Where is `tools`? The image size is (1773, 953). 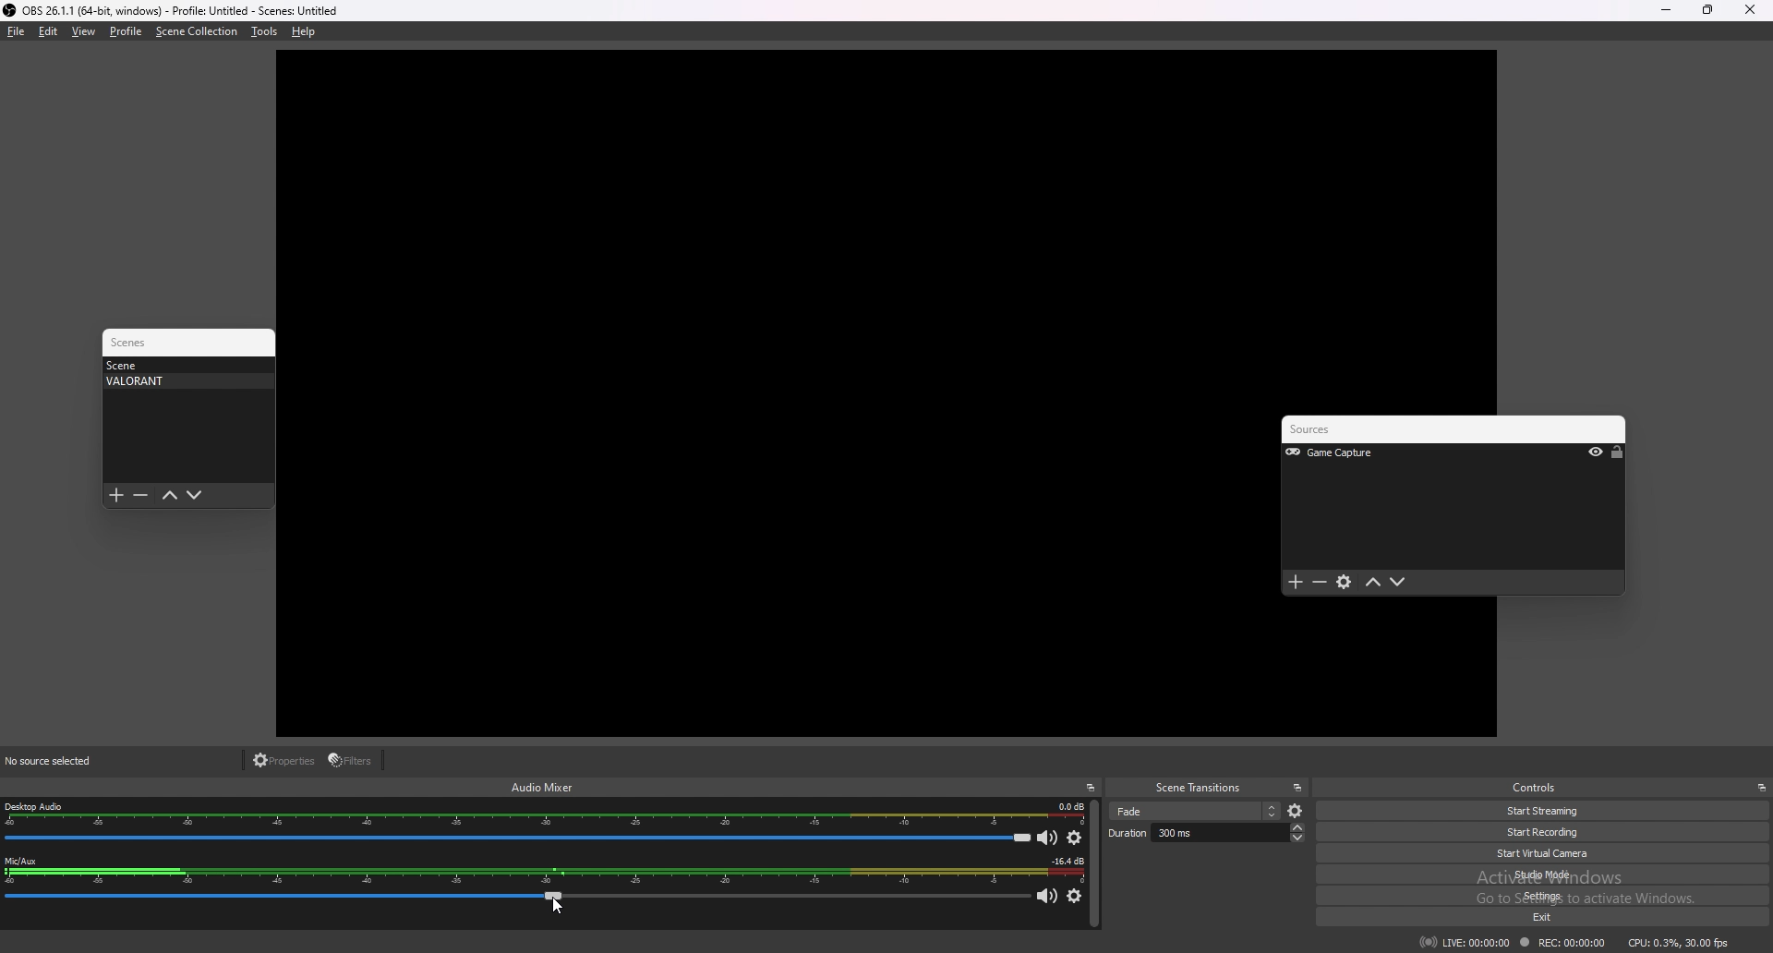 tools is located at coordinates (264, 31).